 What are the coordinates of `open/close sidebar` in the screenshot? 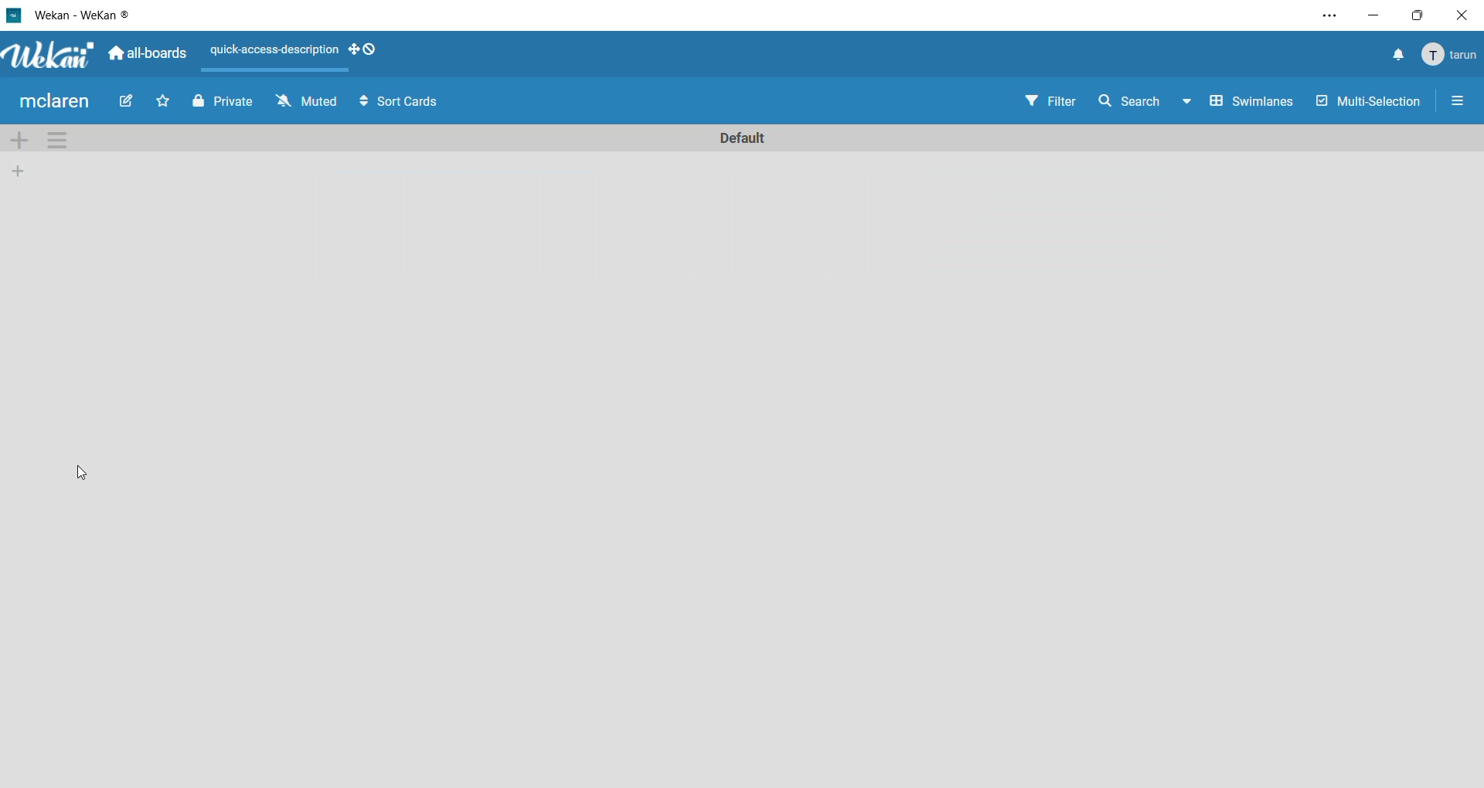 It's located at (1459, 102).